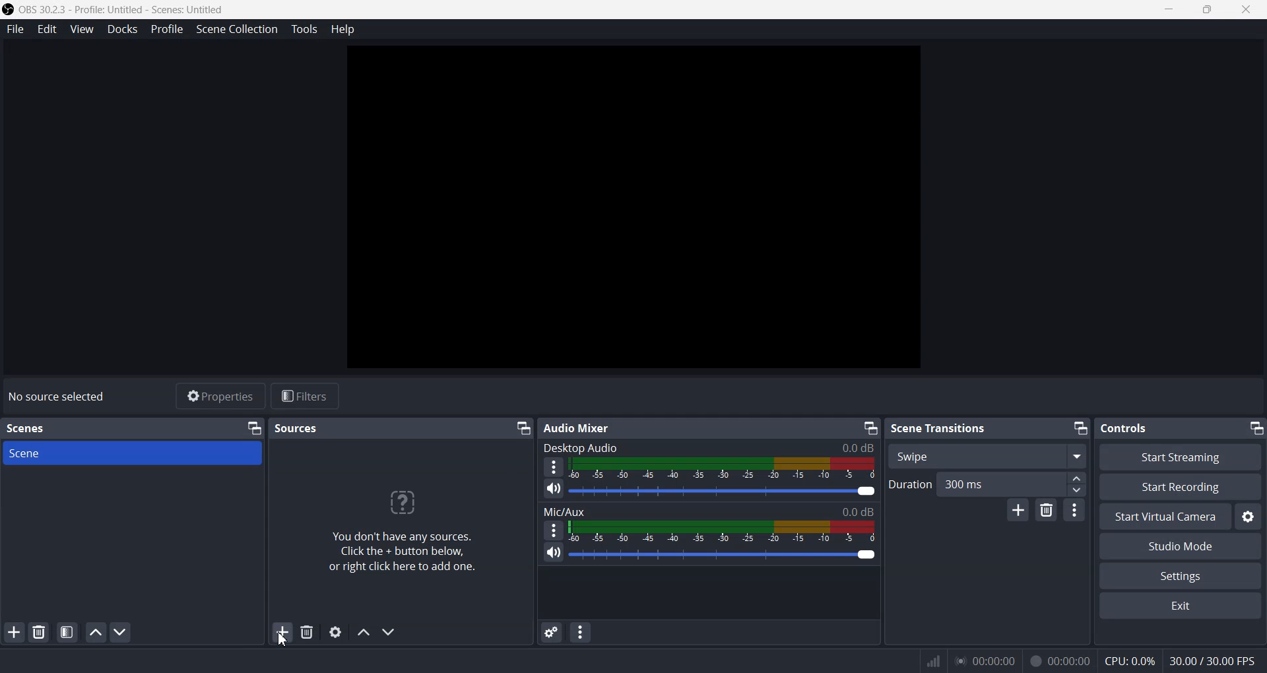 The height and width of the screenshot is (673, 1267). Describe the element at coordinates (725, 492) in the screenshot. I see `Volume Adjuster` at that location.